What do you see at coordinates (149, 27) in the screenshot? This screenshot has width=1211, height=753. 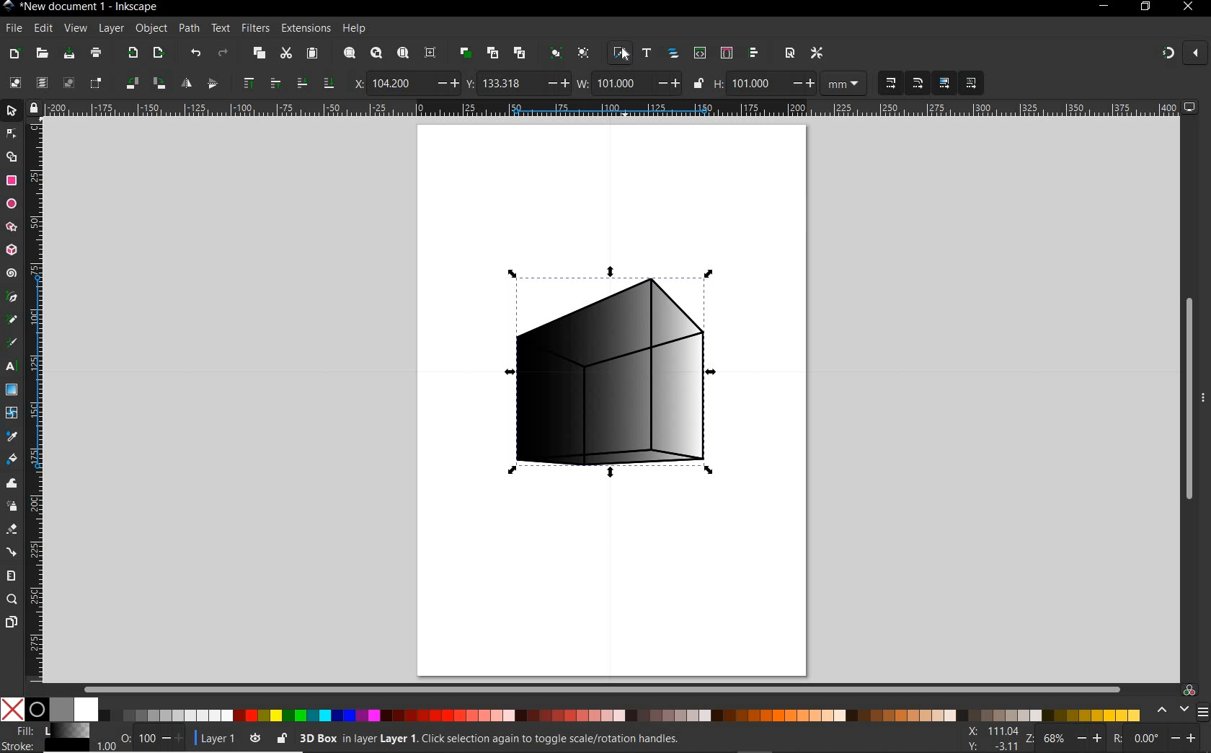 I see `OBJECT` at bounding box center [149, 27].